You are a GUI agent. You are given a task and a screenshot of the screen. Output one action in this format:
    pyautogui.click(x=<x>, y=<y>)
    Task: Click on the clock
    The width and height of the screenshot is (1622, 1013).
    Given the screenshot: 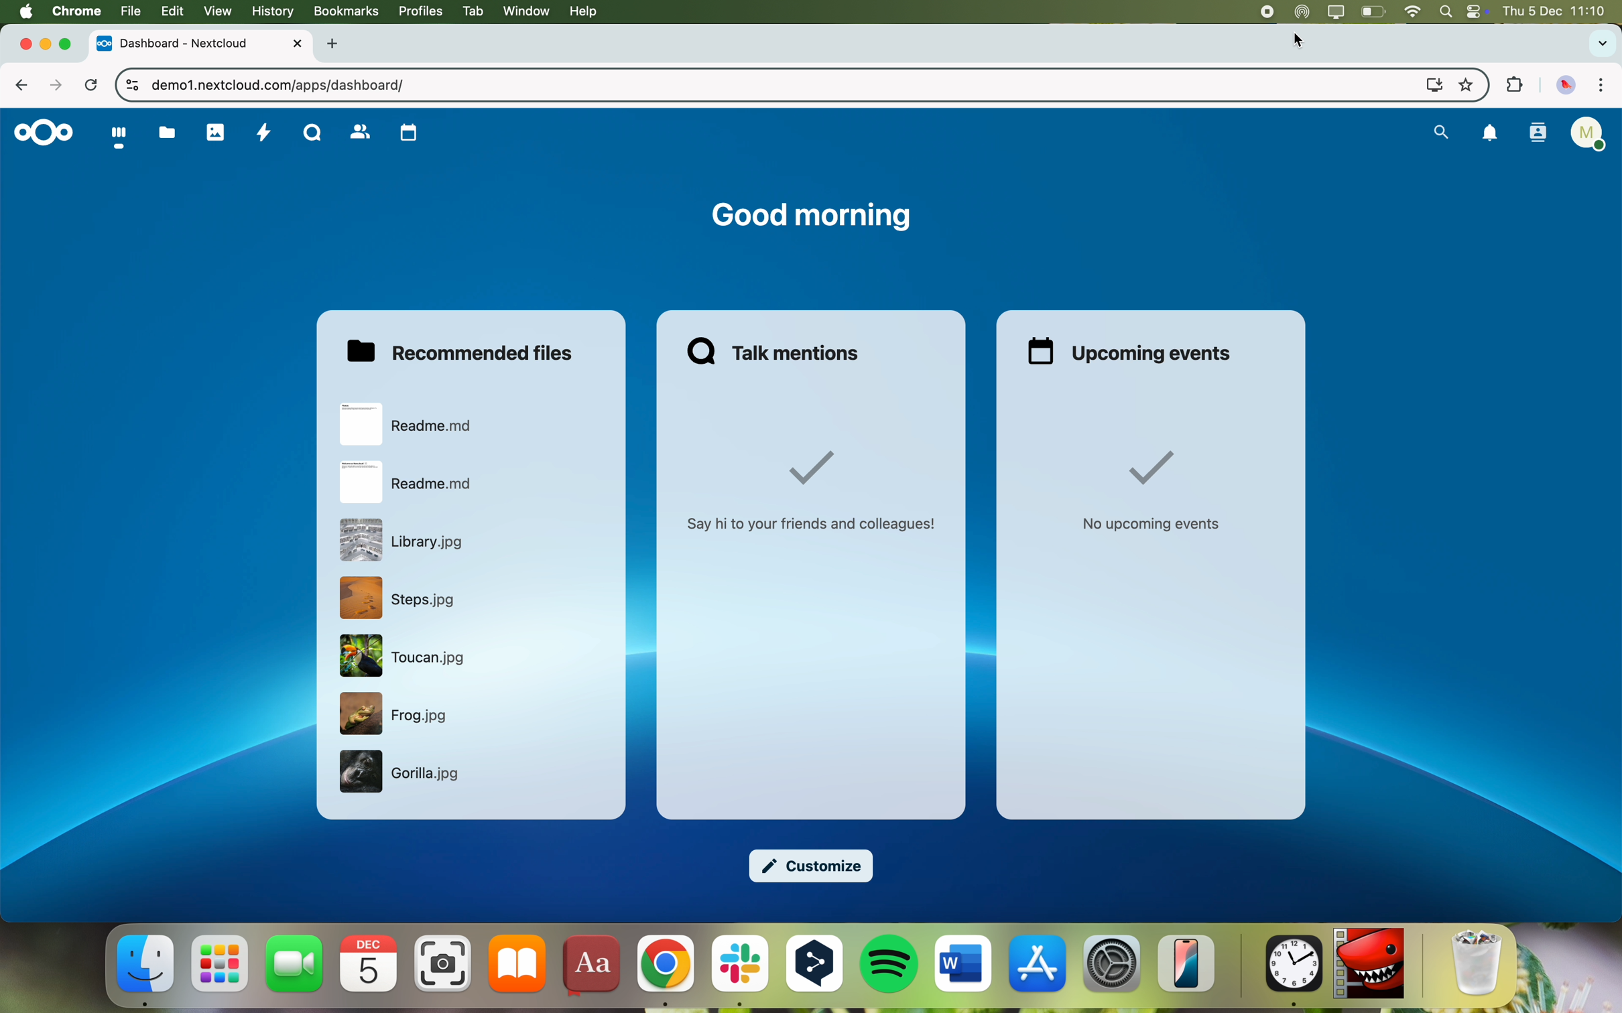 What is the action you would take?
    pyautogui.click(x=1290, y=973)
    